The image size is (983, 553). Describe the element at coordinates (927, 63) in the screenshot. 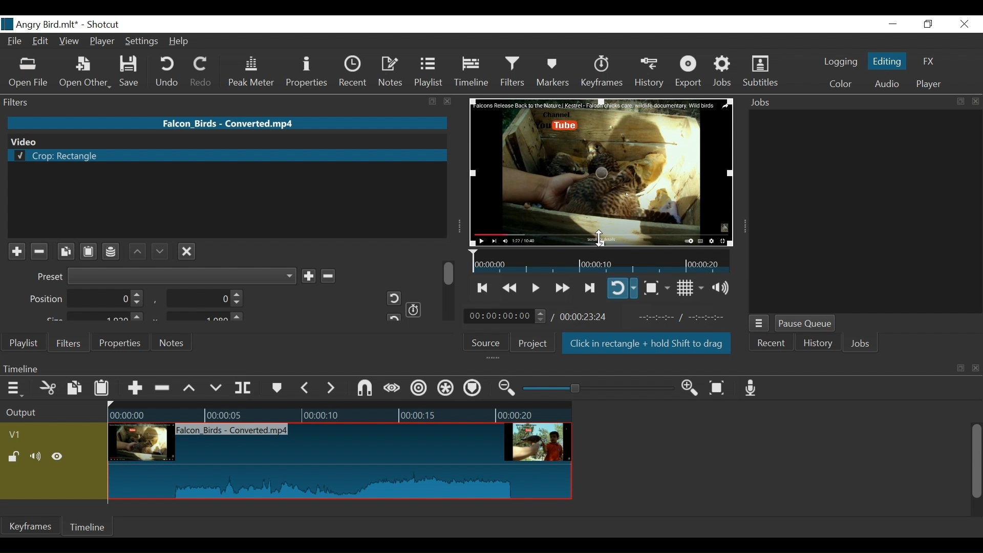

I see `FX` at that location.